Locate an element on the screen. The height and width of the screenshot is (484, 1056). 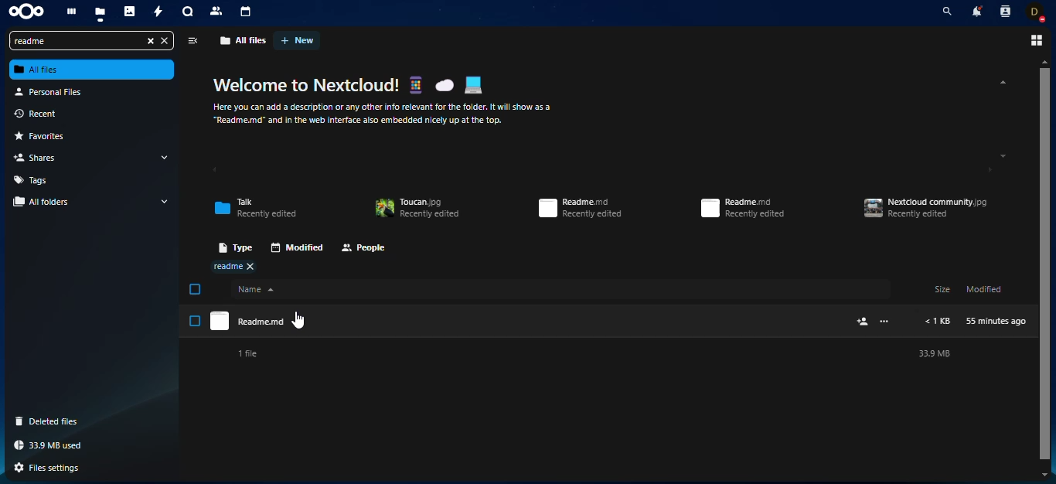
dashboard is located at coordinates (70, 12).